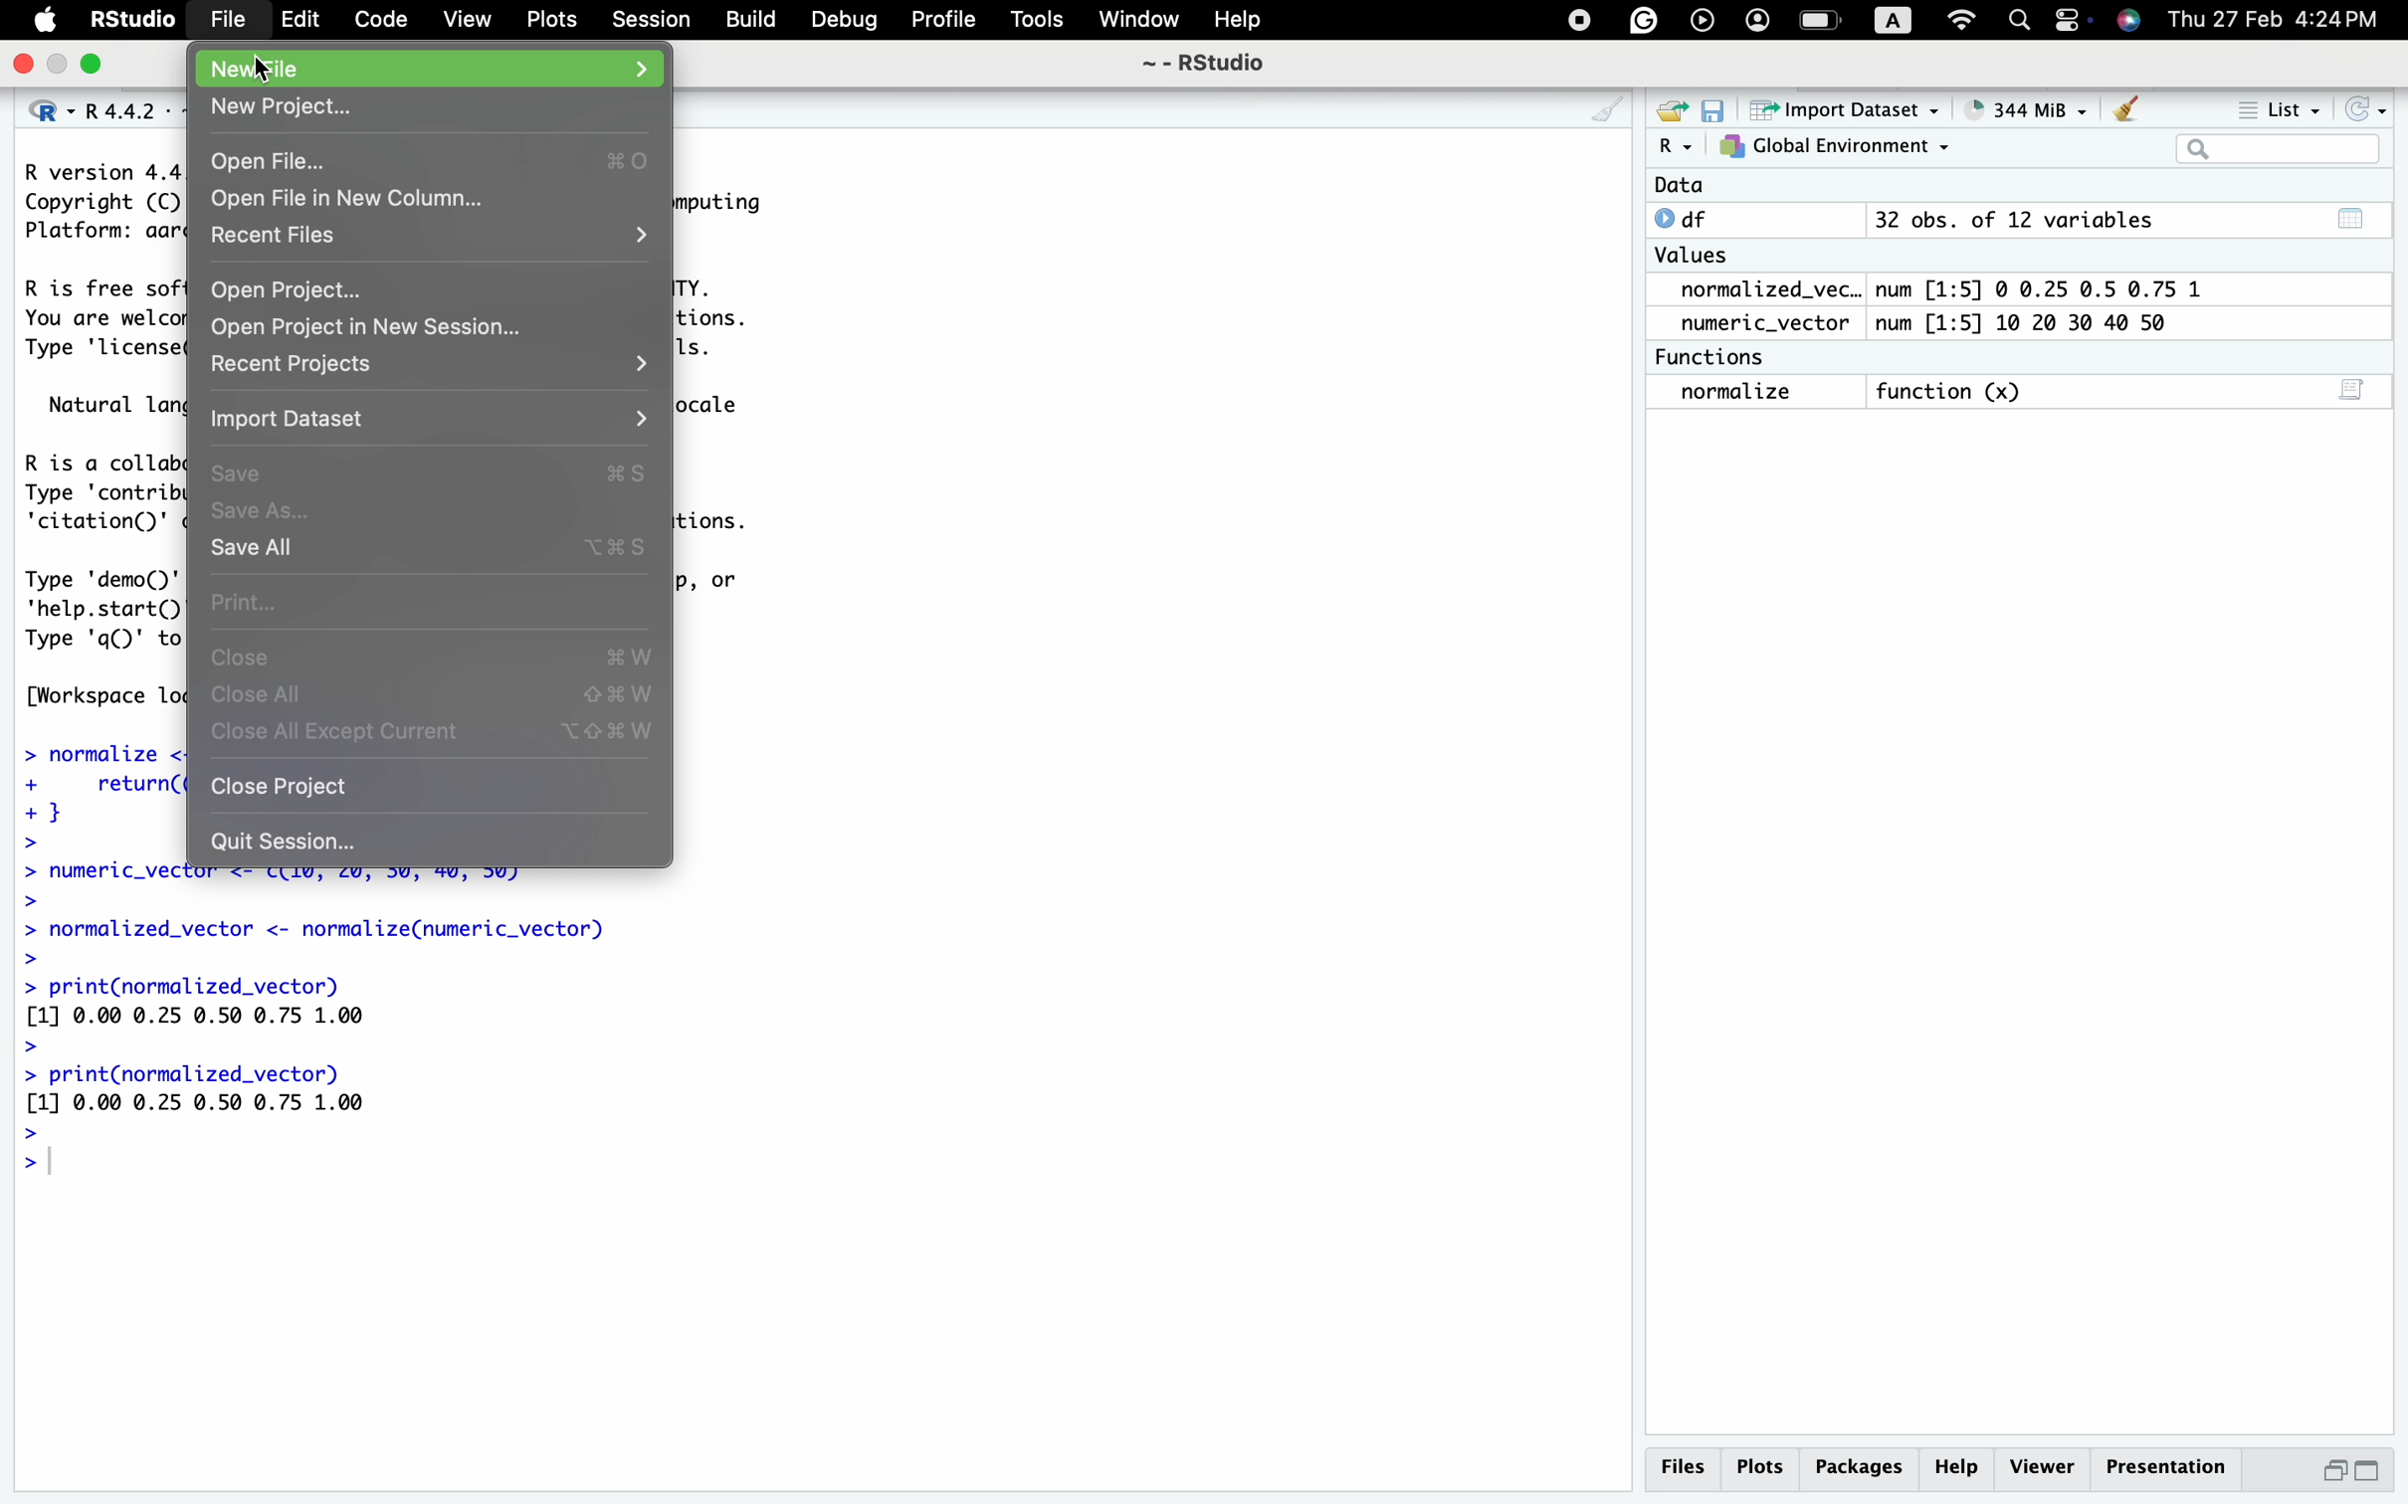 The image size is (2408, 1504). I want to click on Open Project in New Session..., so click(369, 328).